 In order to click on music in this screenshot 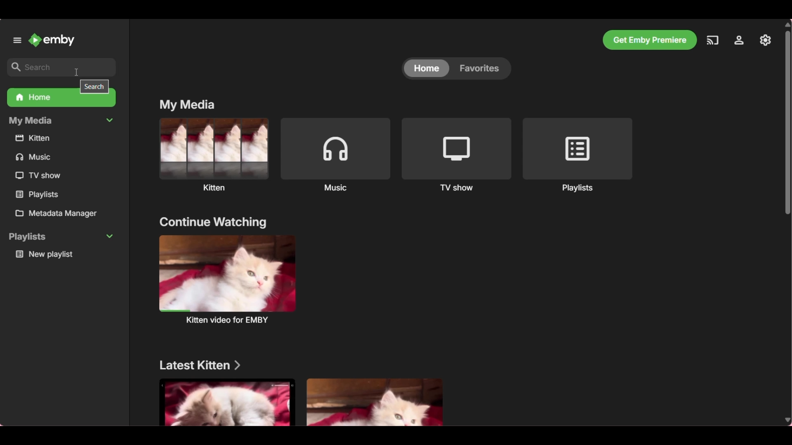, I will do `click(40, 157)`.